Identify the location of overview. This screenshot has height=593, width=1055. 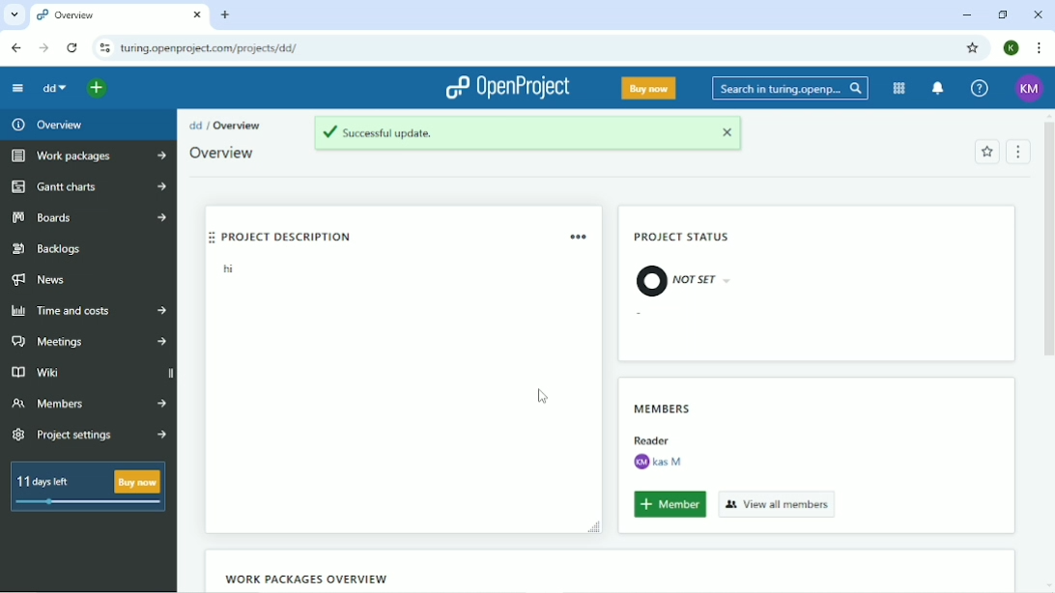
(120, 16).